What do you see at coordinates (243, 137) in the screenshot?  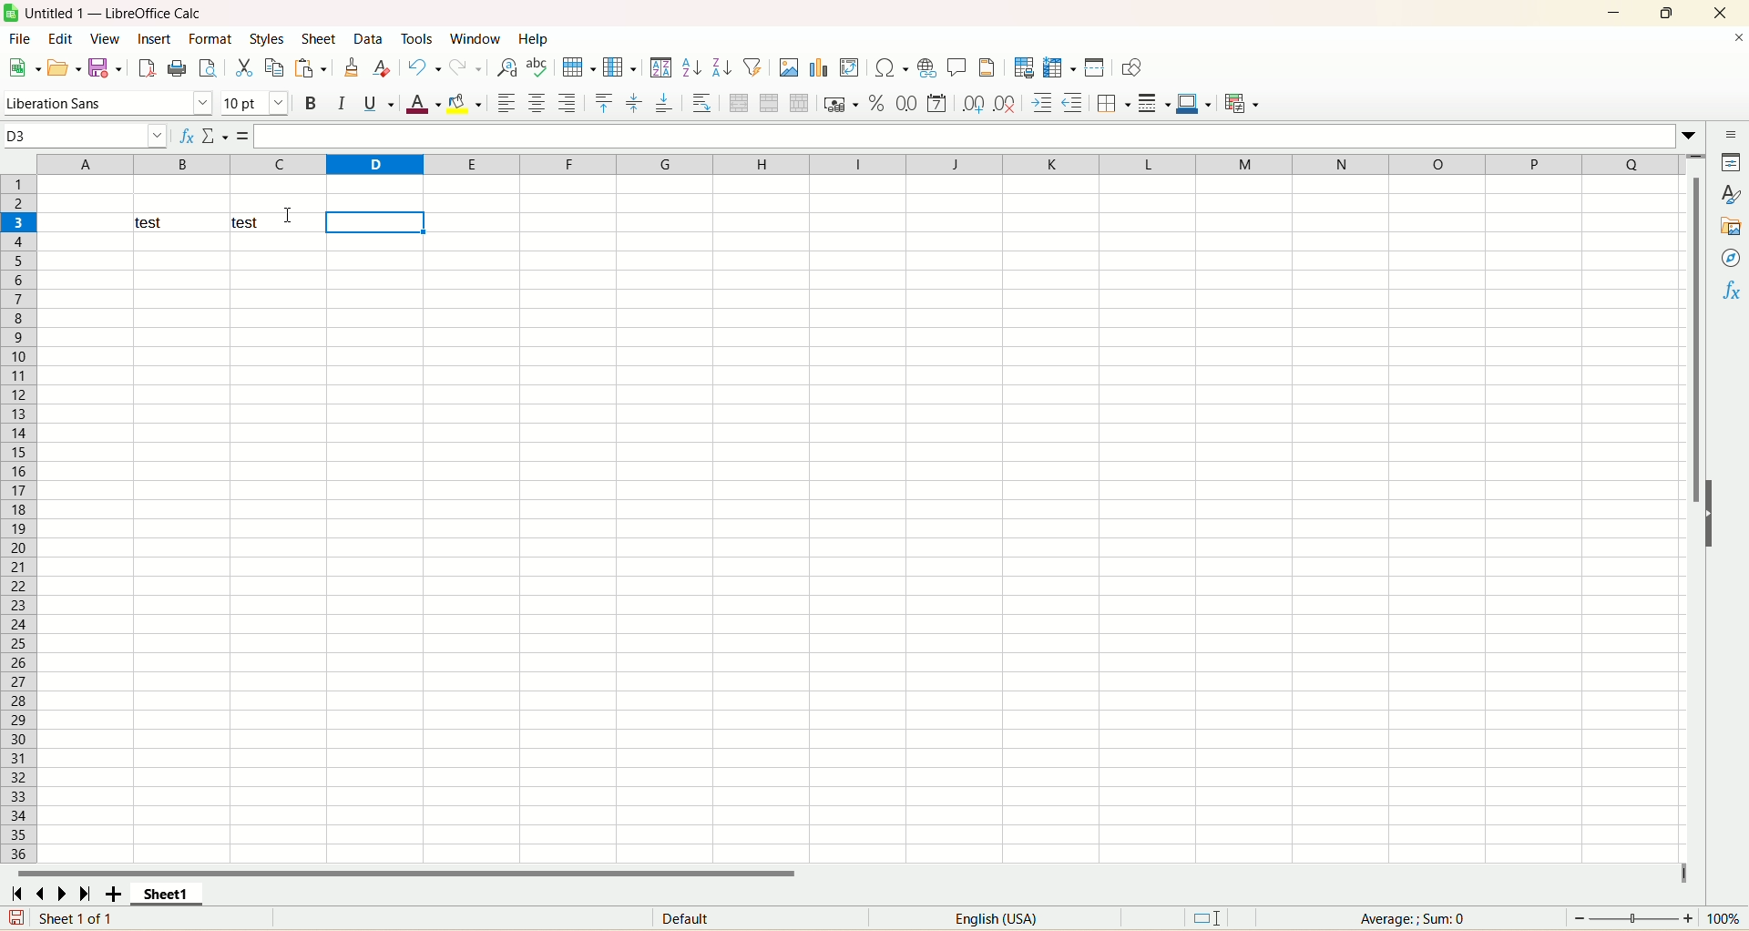 I see `Formula` at bounding box center [243, 137].